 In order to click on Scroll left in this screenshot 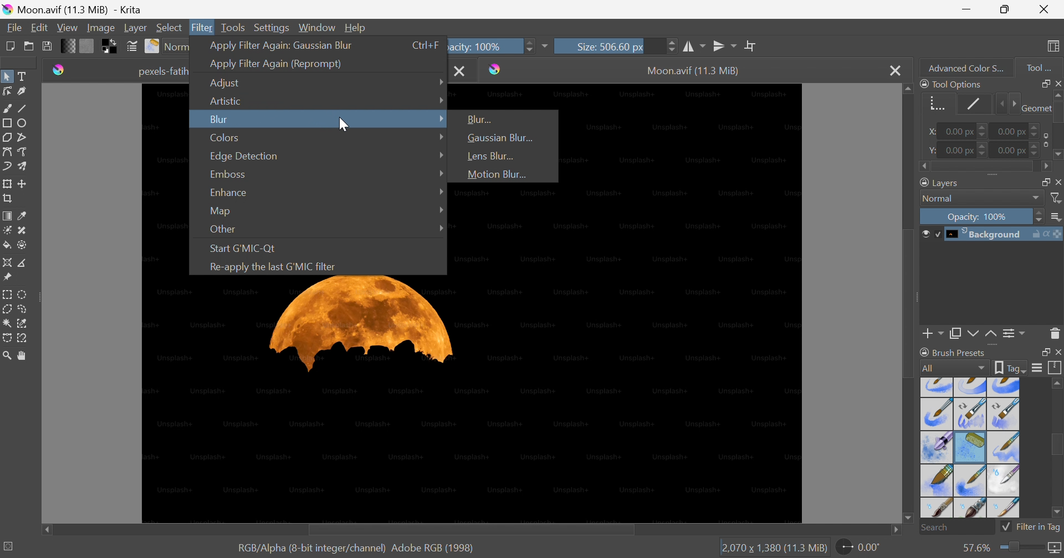, I will do `click(46, 528)`.